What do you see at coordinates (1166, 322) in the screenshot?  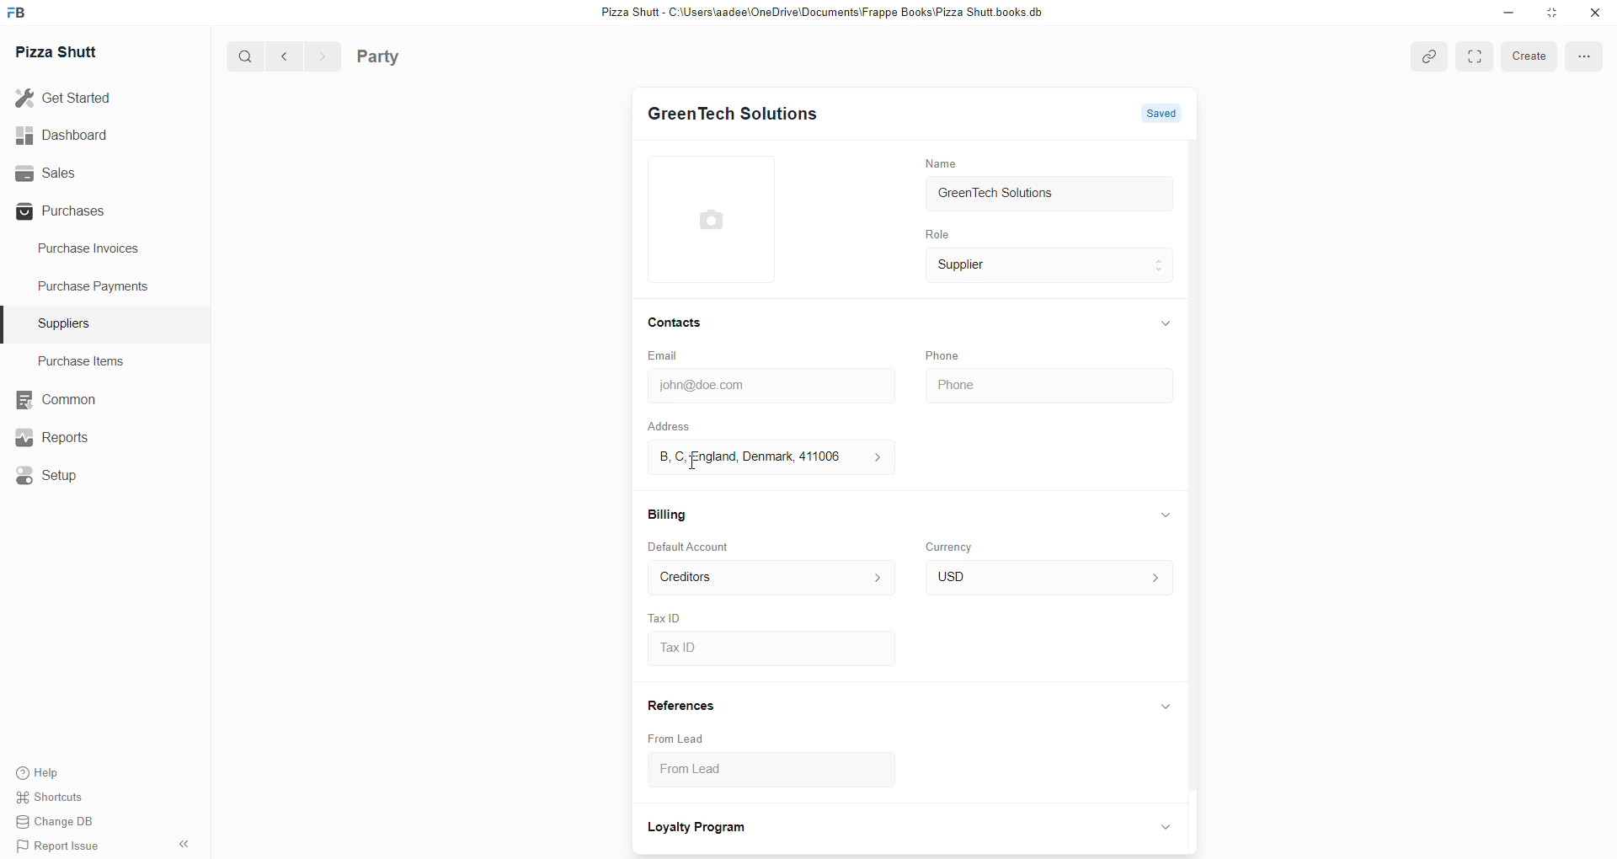 I see `hide` at bounding box center [1166, 322].